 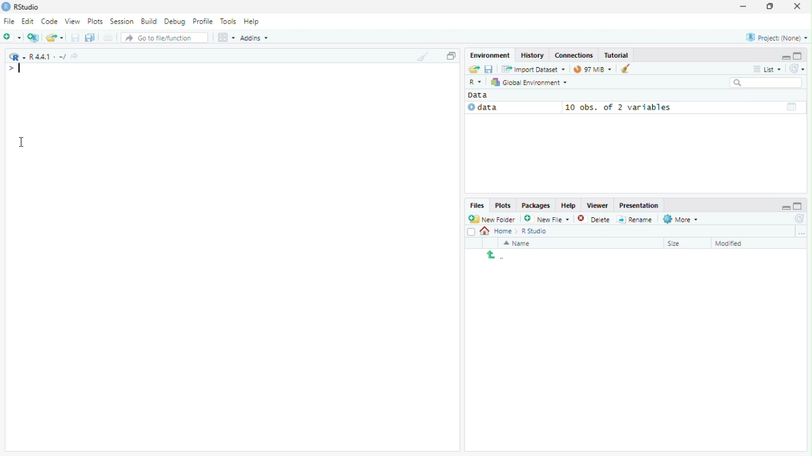 I want to click on help, so click(x=567, y=205).